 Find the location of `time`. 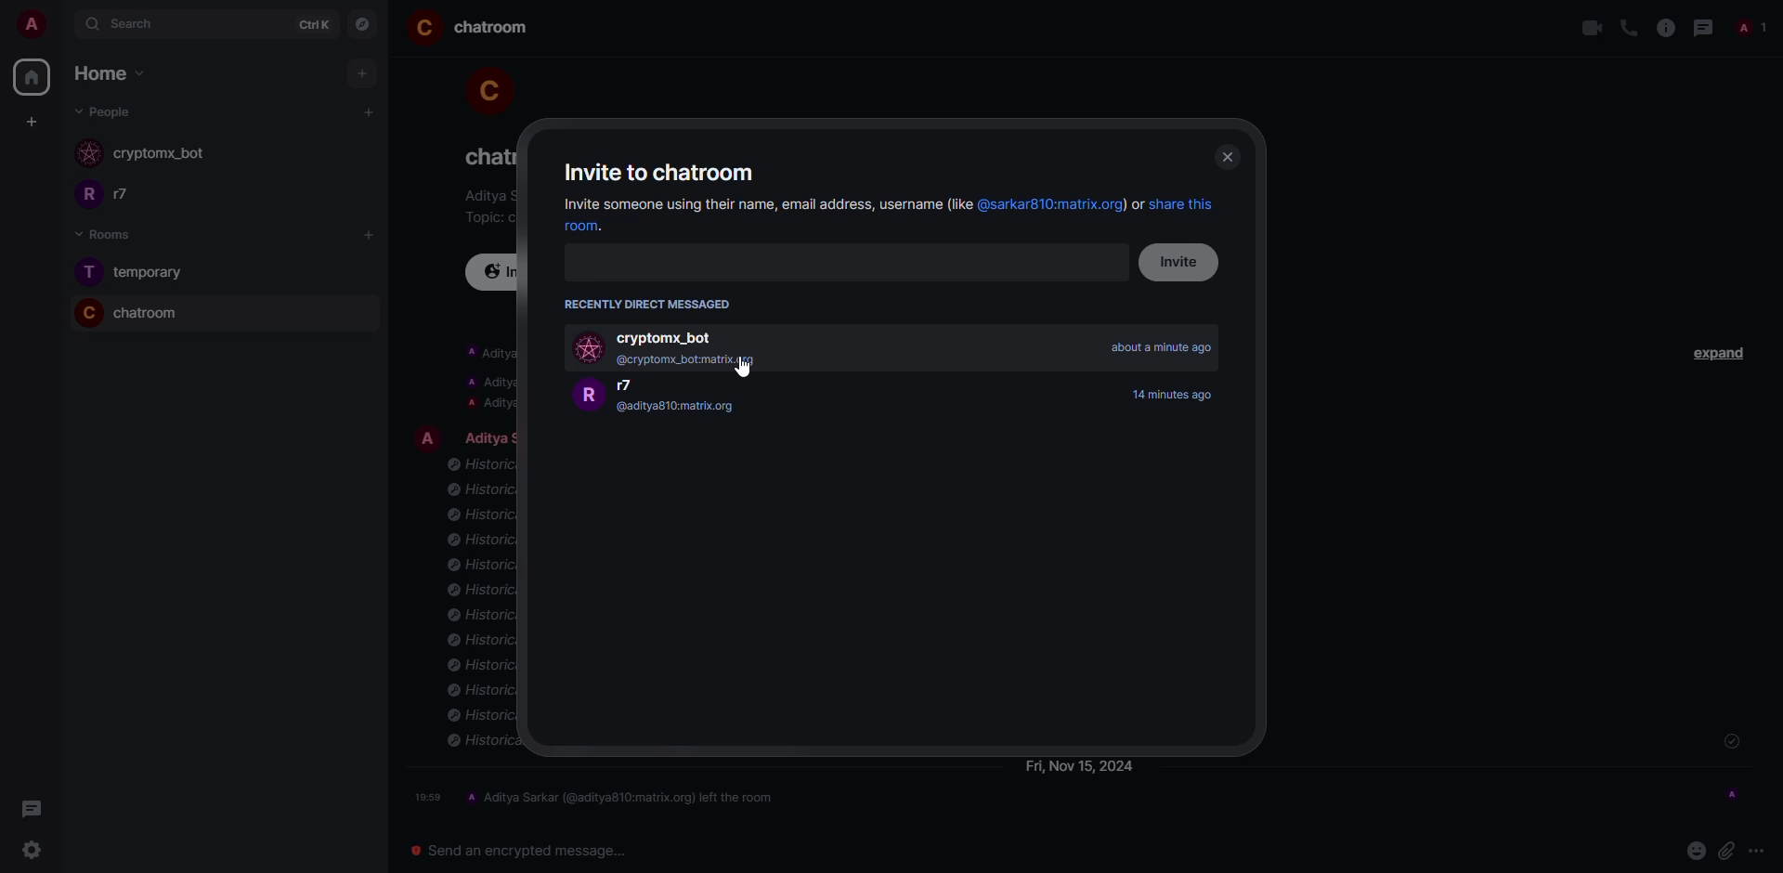

time is located at coordinates (429, 797).